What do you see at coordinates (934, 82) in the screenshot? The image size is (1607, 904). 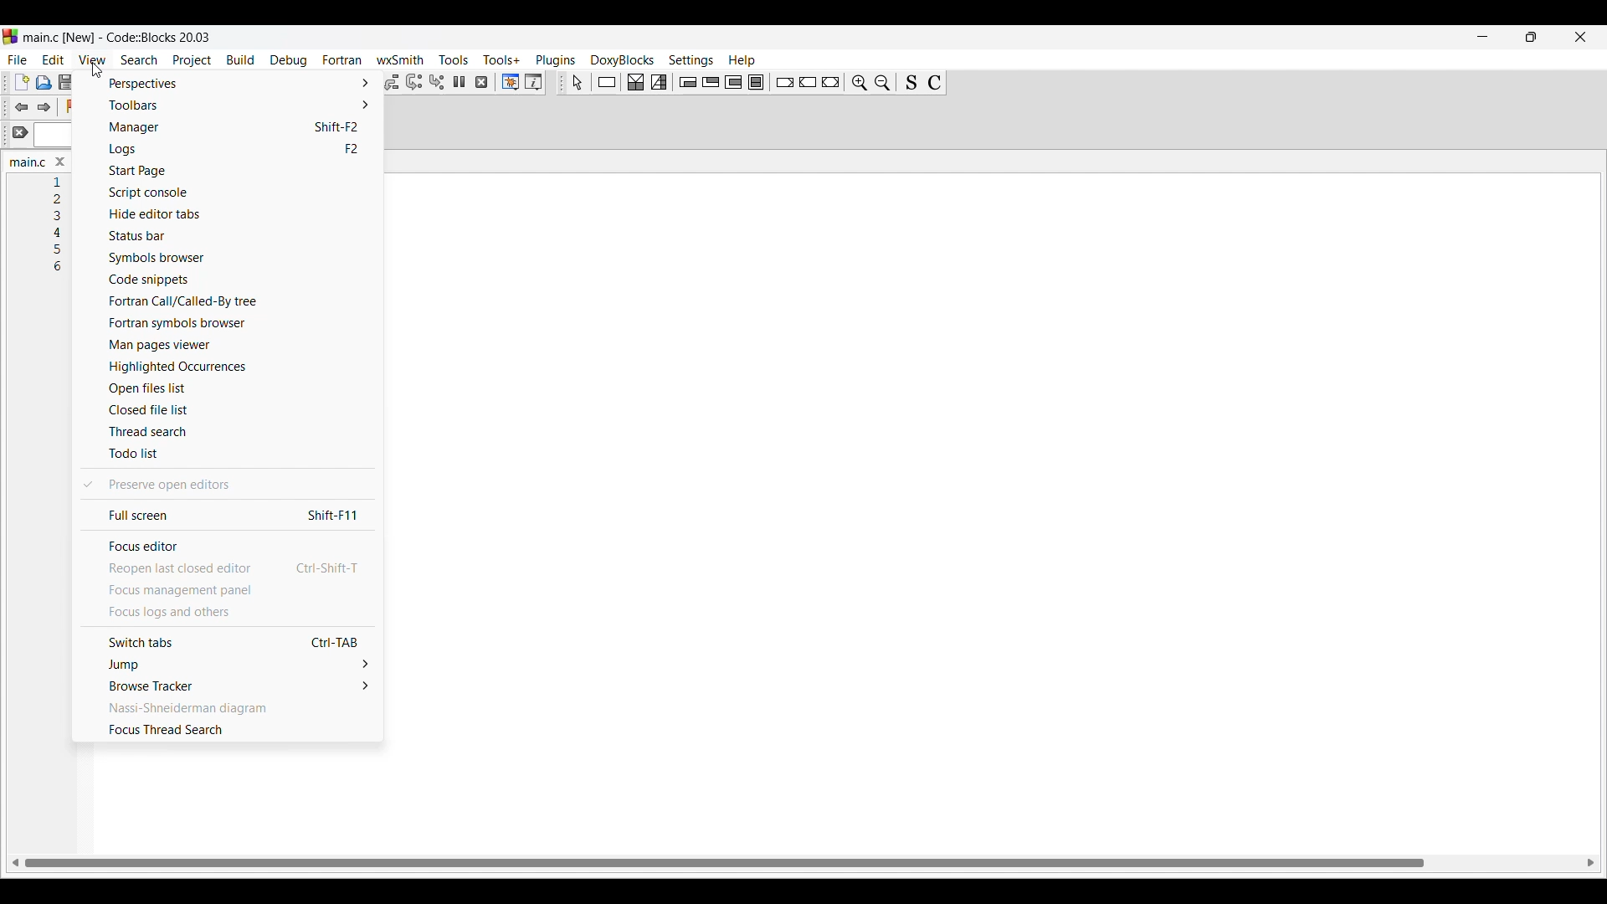 I see `Toggle comments` at bounding box center [934, 82].